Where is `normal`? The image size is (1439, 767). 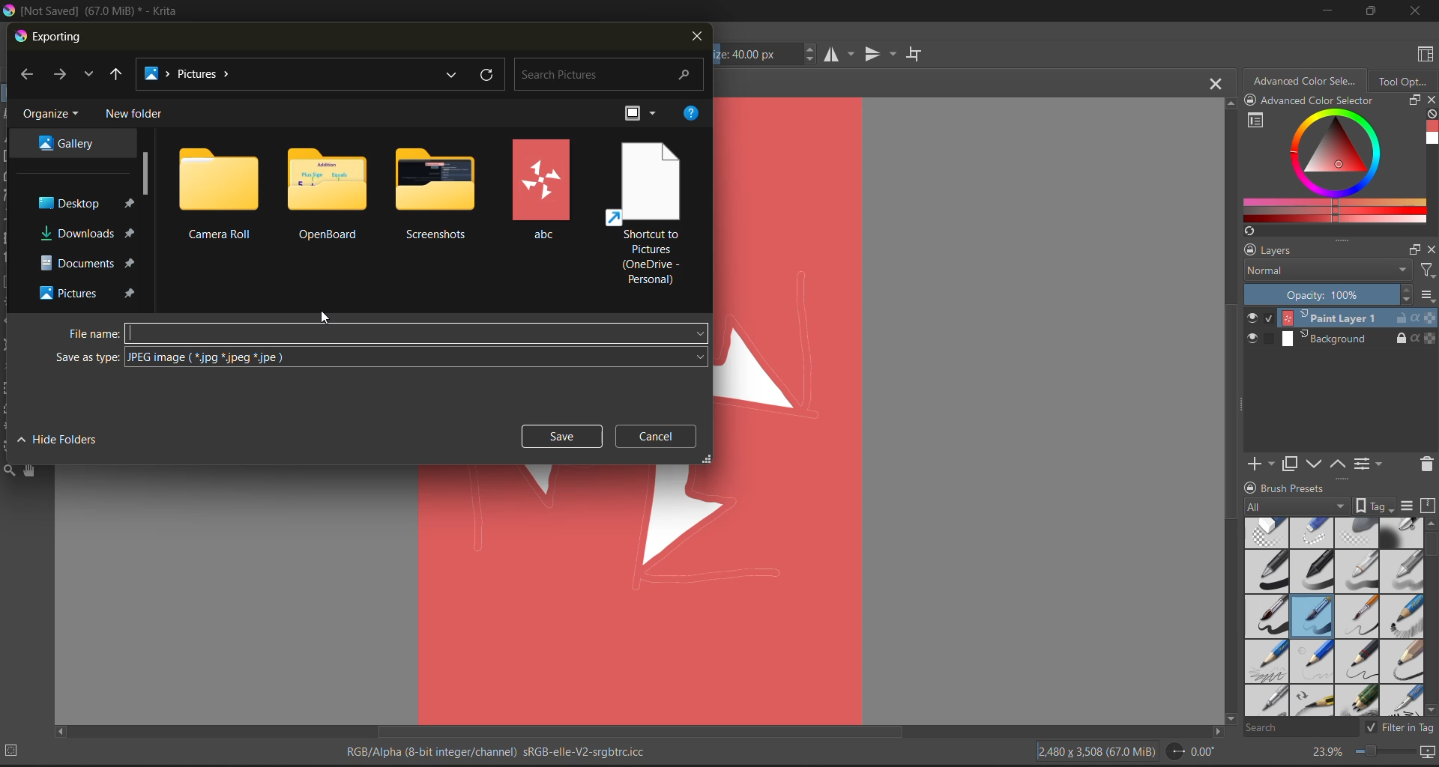 normal is located at coordinates (1329, 275).